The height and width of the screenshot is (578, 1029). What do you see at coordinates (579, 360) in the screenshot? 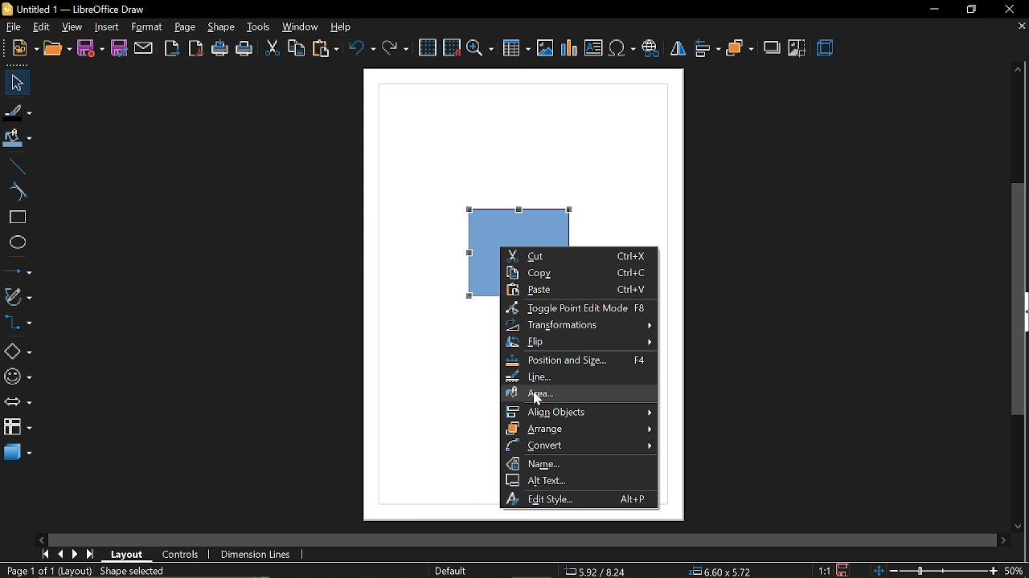
I see `position and size` at bounding box center [579, 360].